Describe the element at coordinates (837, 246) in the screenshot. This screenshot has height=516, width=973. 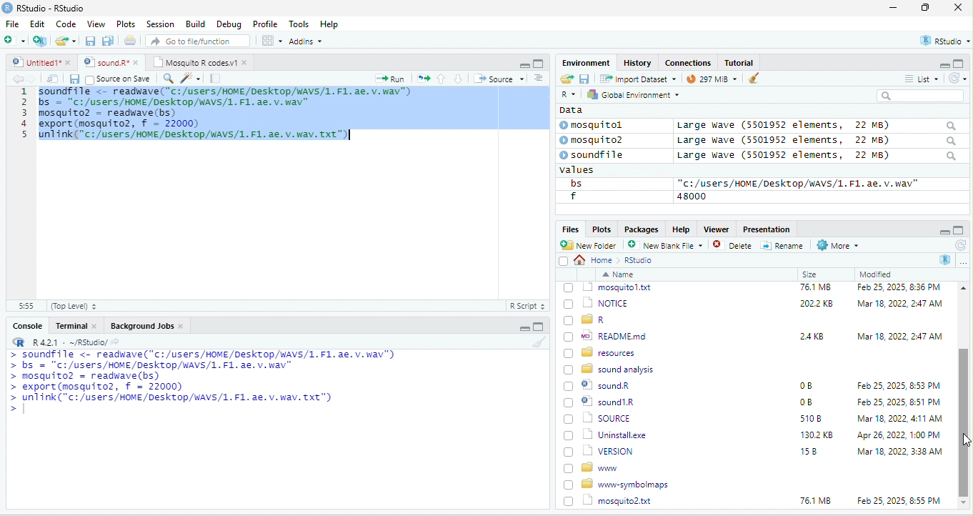
I see ` More ` at that location.